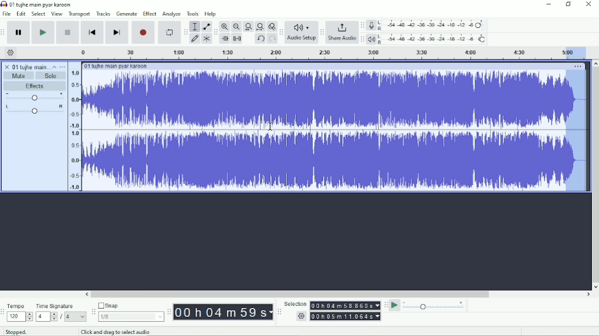 This screenshot has height=336, width=599. What do you see at coordinates (93, 311) in the screenshot?
I see `Audacity snapping toolbar` at bounding box center [93, 311].